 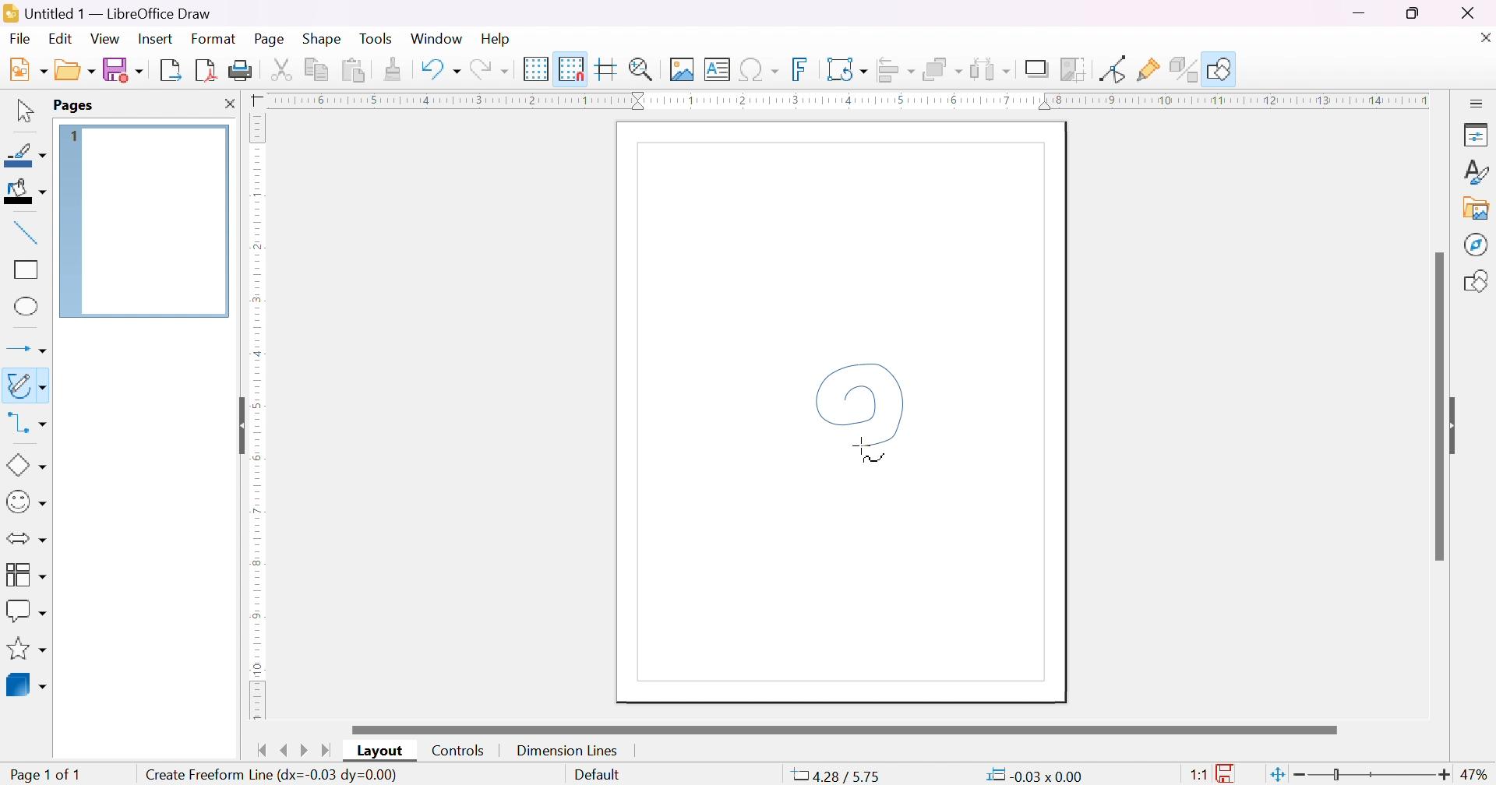 What do you see at coordinates (23, 424) in the screenshot?
I see `connectors` at bounding box center [23, 424].